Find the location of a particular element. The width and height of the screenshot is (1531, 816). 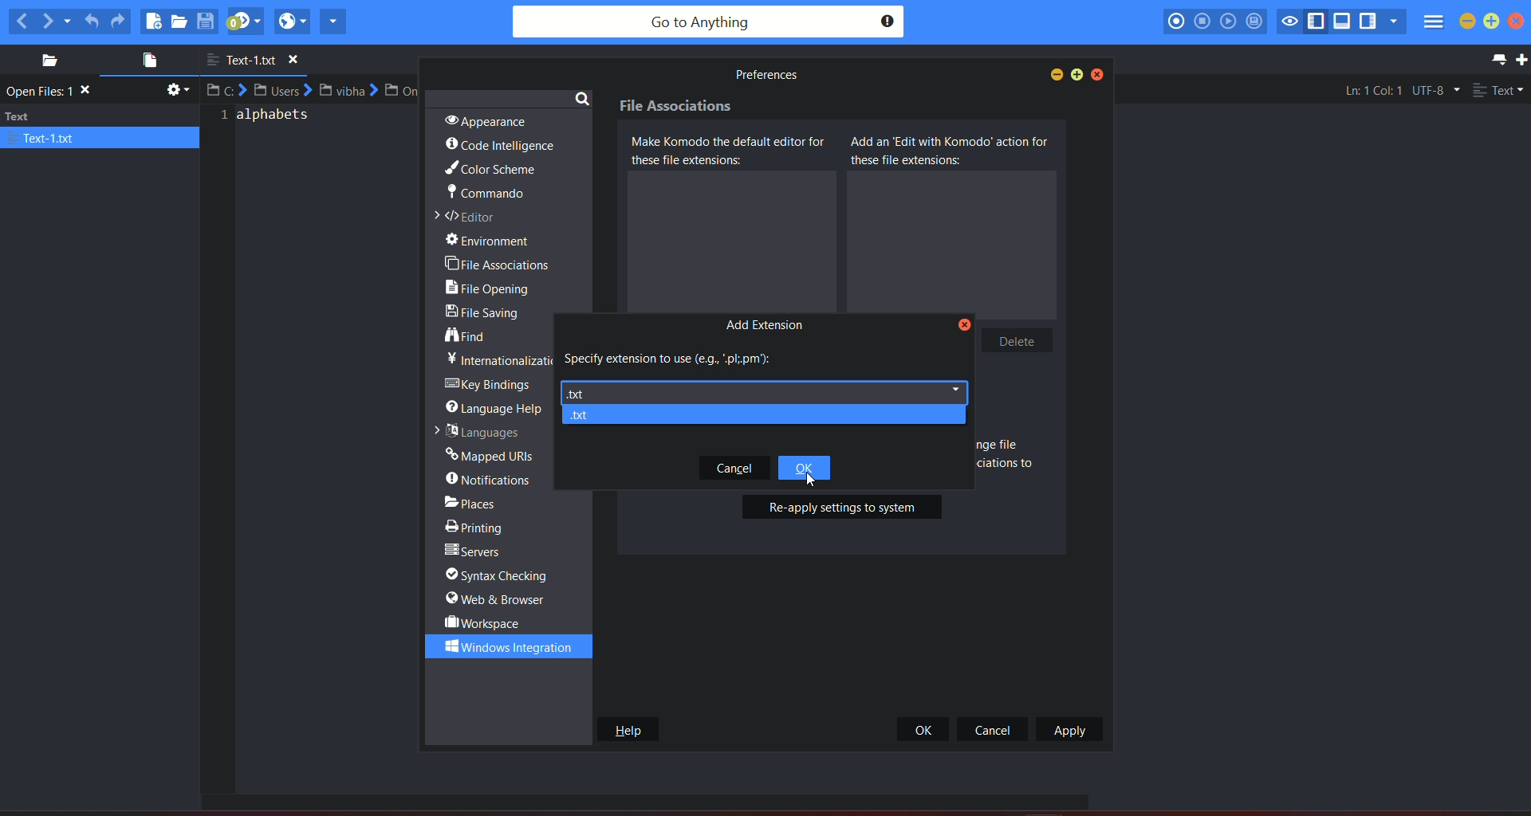

places is located at coordinates (484, 501).